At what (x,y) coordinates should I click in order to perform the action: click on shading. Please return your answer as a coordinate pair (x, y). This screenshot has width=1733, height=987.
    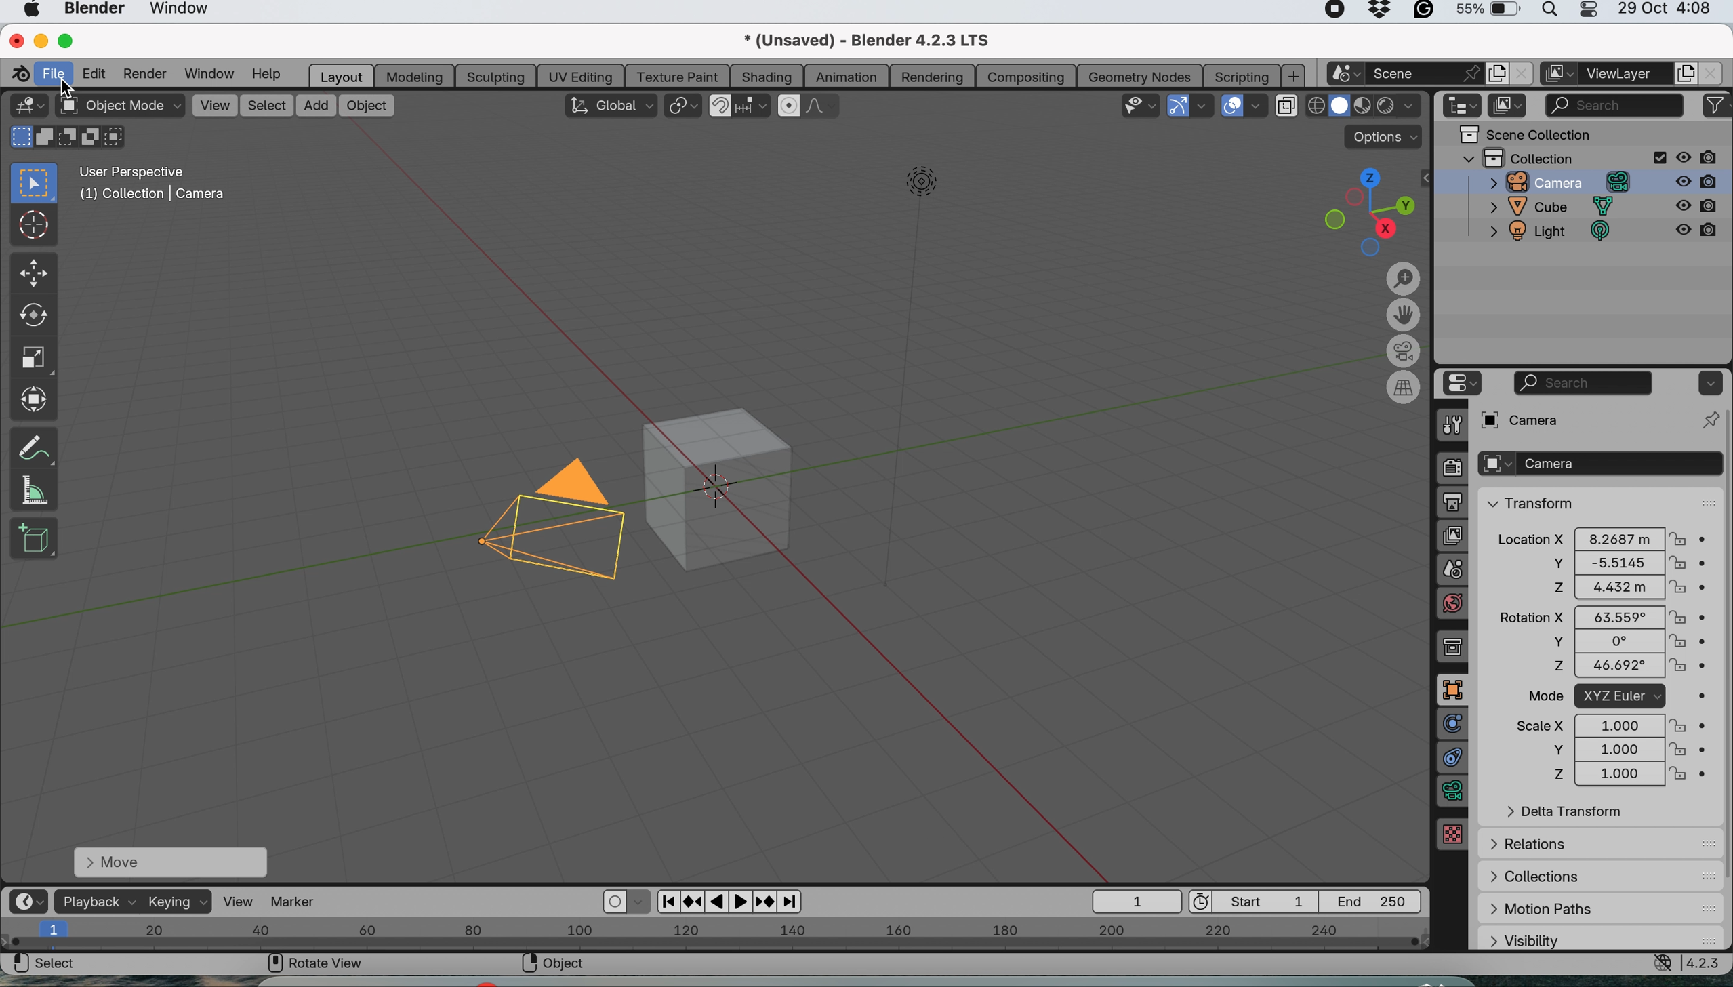
    Looking at the image, I should click on (767, 76).